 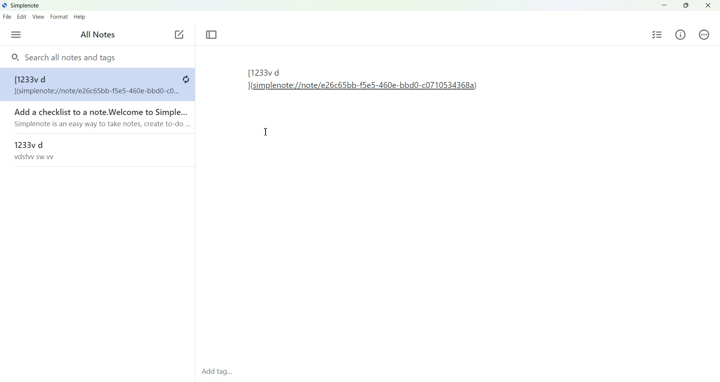 What do you see at coordinates (96, 150) in the screenshot?
I see `1233v d` at bounding box center [96, 150].